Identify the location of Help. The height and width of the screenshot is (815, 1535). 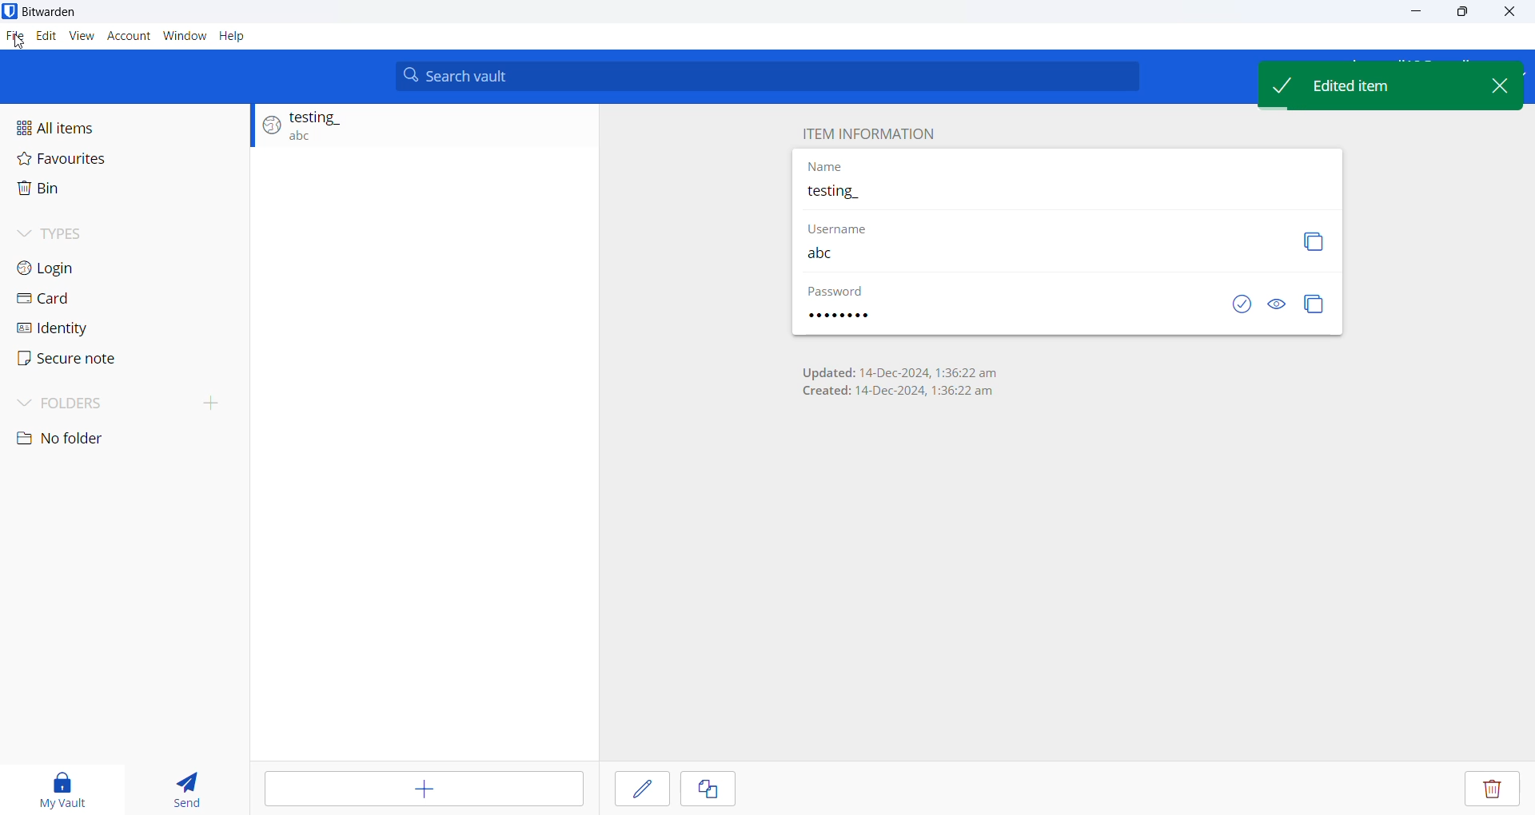
(233, 35).